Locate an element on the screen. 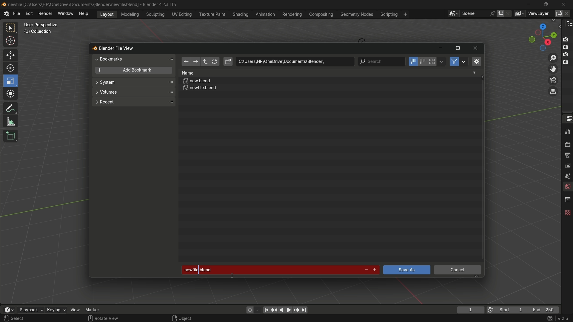 The image size is (573, 322). add view layer is located at coordinates (558, 13).